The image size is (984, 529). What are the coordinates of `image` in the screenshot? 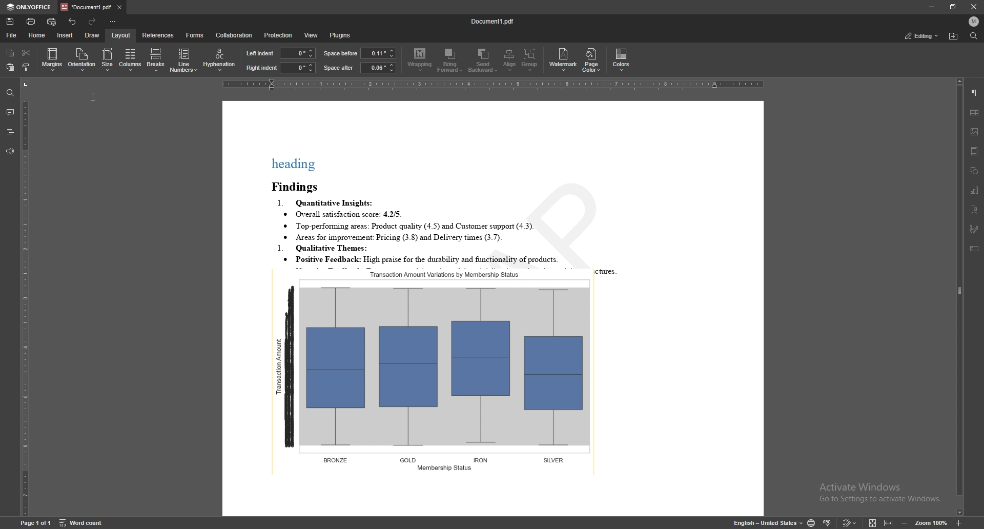 It's located at (975, 132).